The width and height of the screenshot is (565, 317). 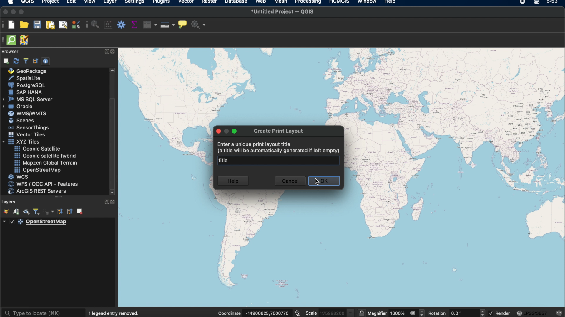 What do you see at coordinates (16, 60) in the screenshot?
I see `refresh` at bounding box center [16, 60].